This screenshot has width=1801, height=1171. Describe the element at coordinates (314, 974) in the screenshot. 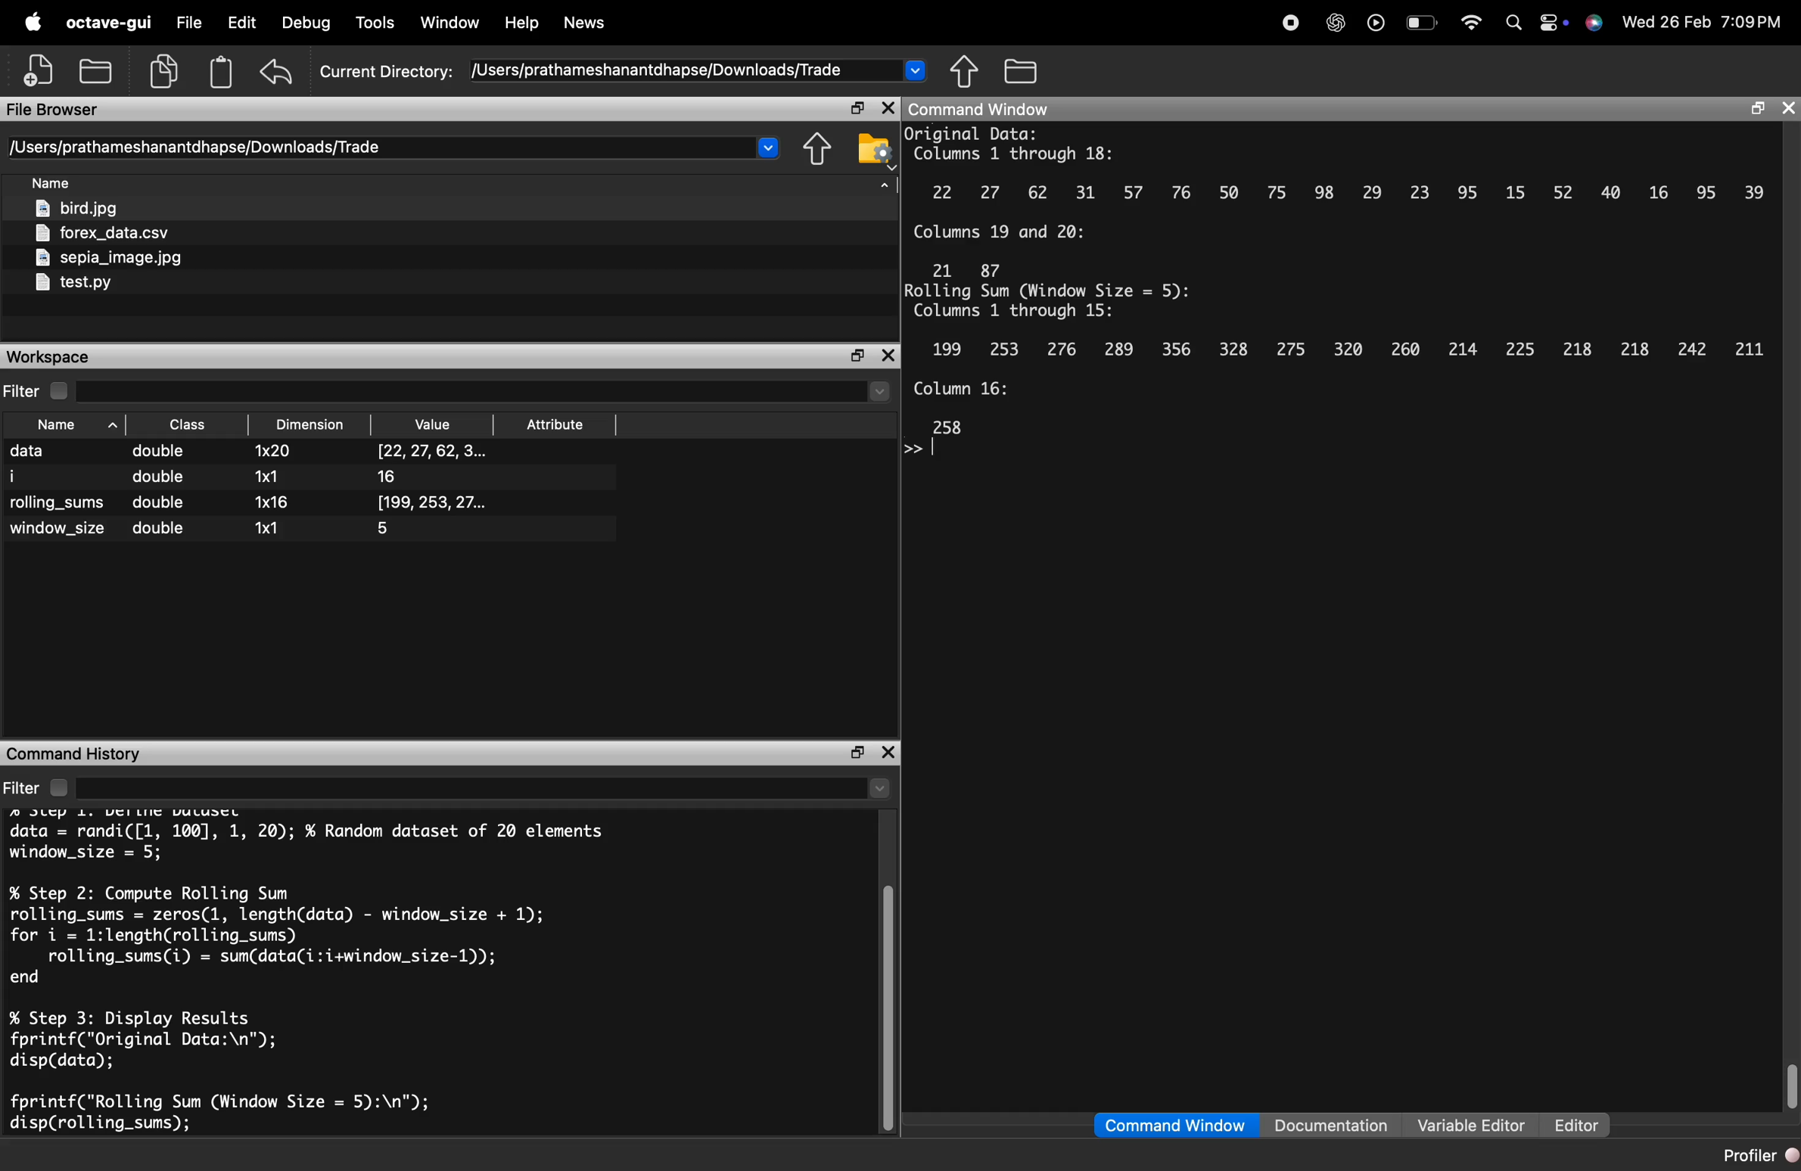

I see `console code - Rolling Sum Calculation in GNU Octave clc; clear; close all; % Clean workspace Step 1: Define Dataset data randi ([1, 100], 1, 20); % Random dataset of 20 elements window size = 5; Step 2: Compute Rolling Sum rolling_sums = zeros(1, length(data) window size + 1); for i 1:length(rolling_sums) rolling_sums(i) = sum(data(i:i+window_size-1)); end EX > Step 3: Display Results fprintf("Original Data:\n"); disp(data); fprintf("Rolling Sum (Window Size = 5):\n"); disp(rolling_sums)` at that location.